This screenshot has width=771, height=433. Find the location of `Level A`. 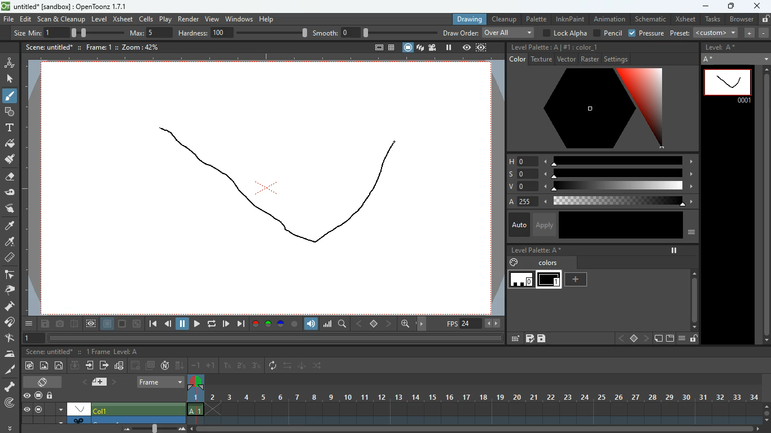

Level A is located at coordinates (126, 352).